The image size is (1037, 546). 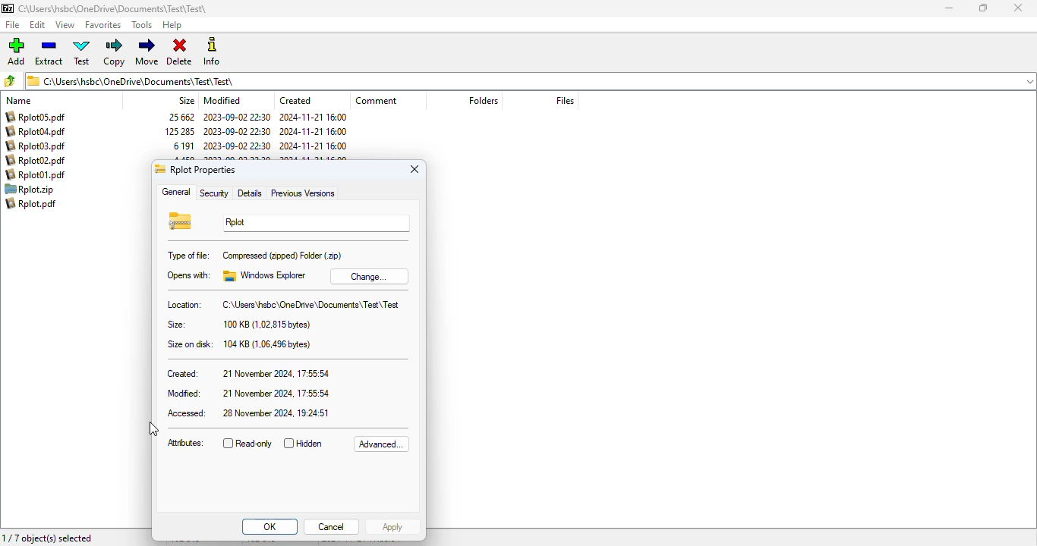 I want to click on Rplot, so click(x=314, y=223).